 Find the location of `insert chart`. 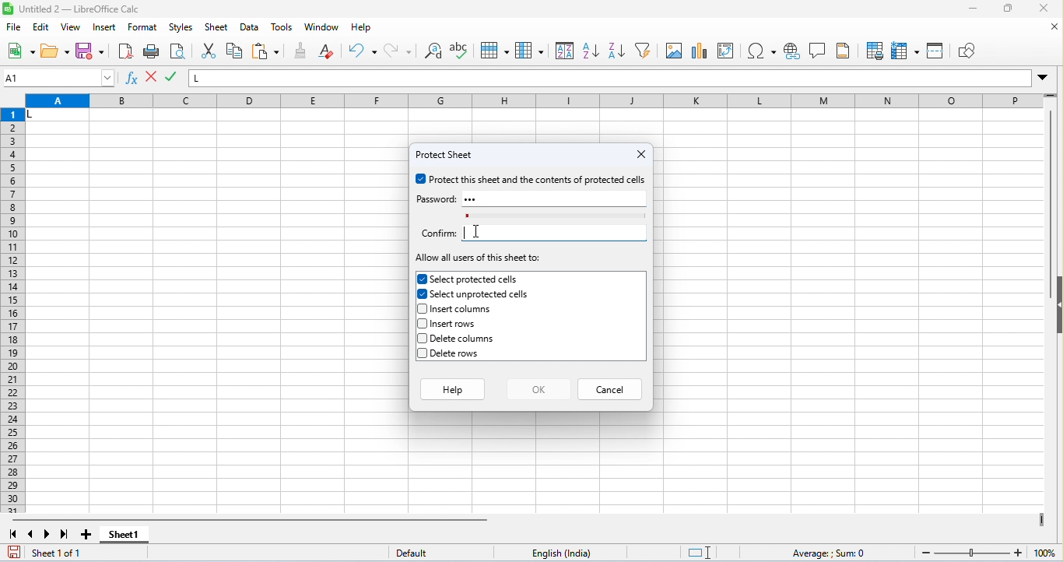

insert chart is located at coordinates (700, 52).